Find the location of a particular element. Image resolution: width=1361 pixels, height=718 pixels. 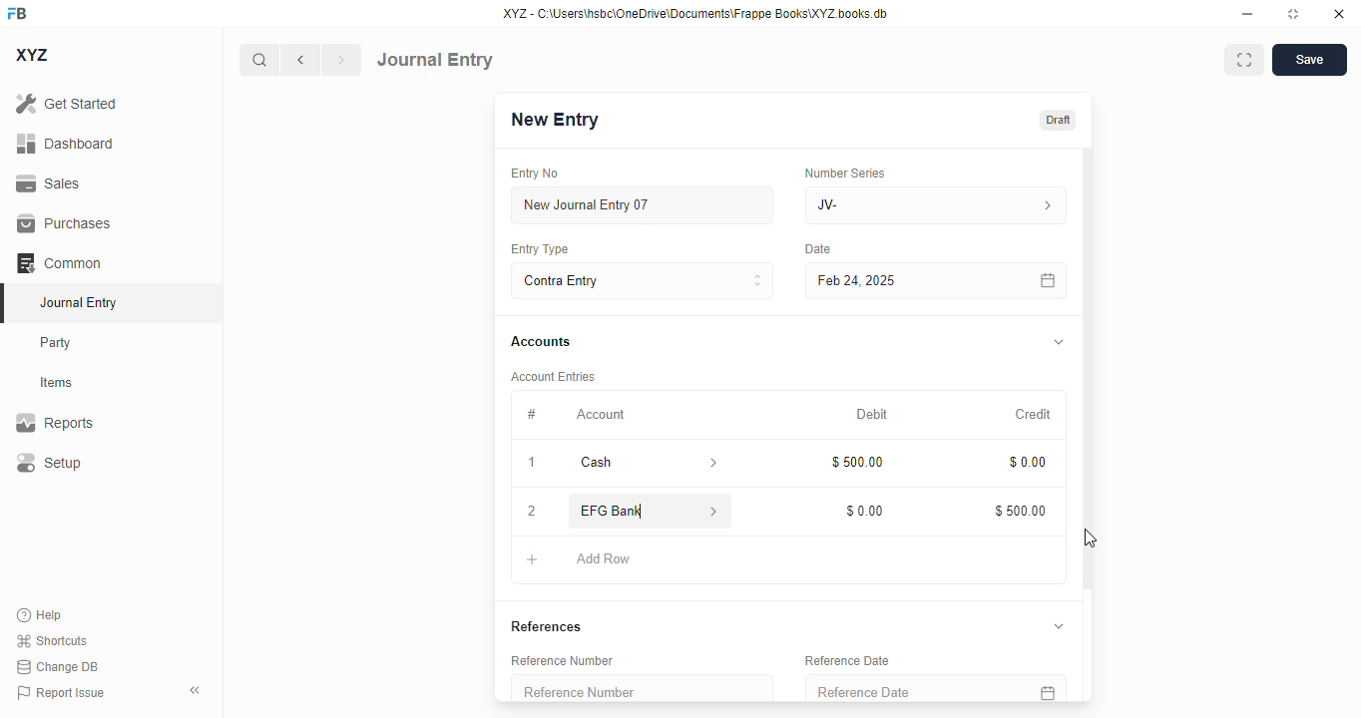

account information is located at coordinates (710, 463).